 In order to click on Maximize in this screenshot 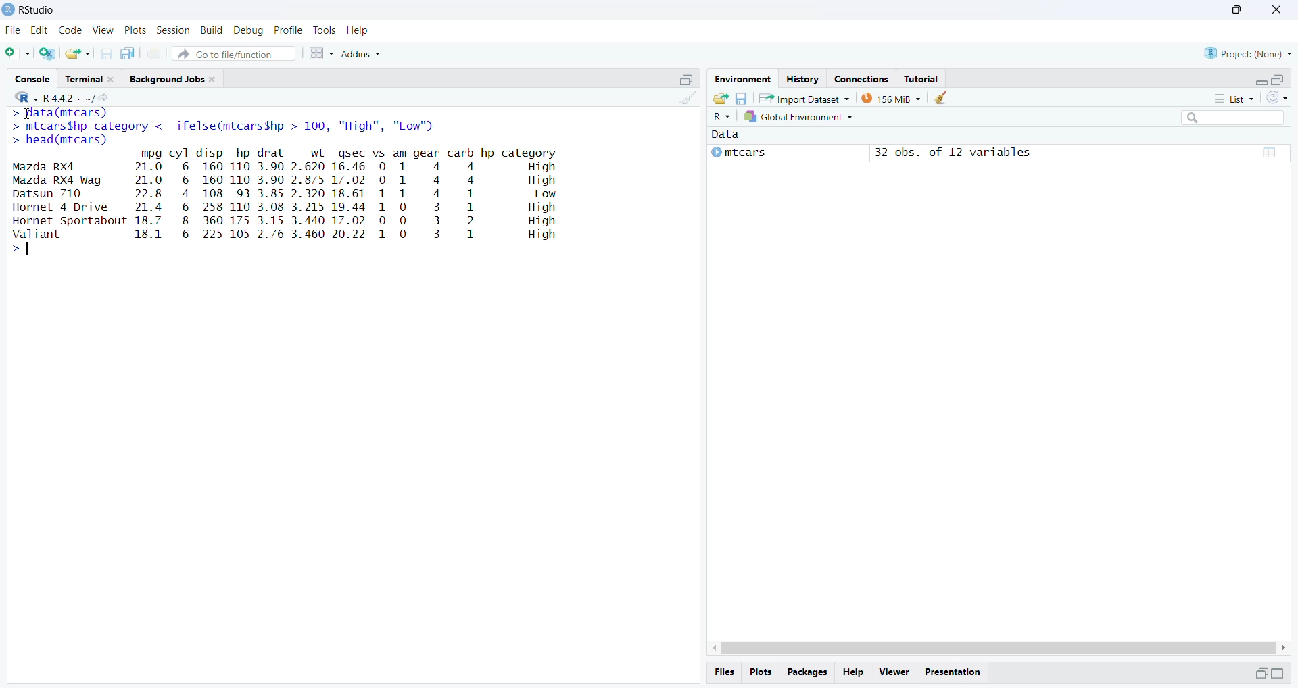, I will do `click(688, 78)`.